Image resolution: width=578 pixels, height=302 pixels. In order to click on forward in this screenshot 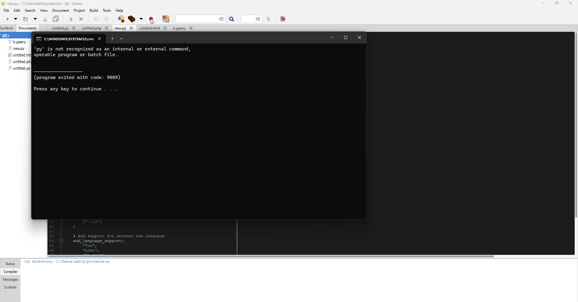, I will do `click(106, 19)`.